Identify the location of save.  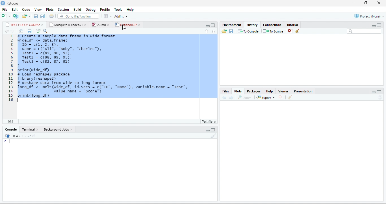
(231, 31).